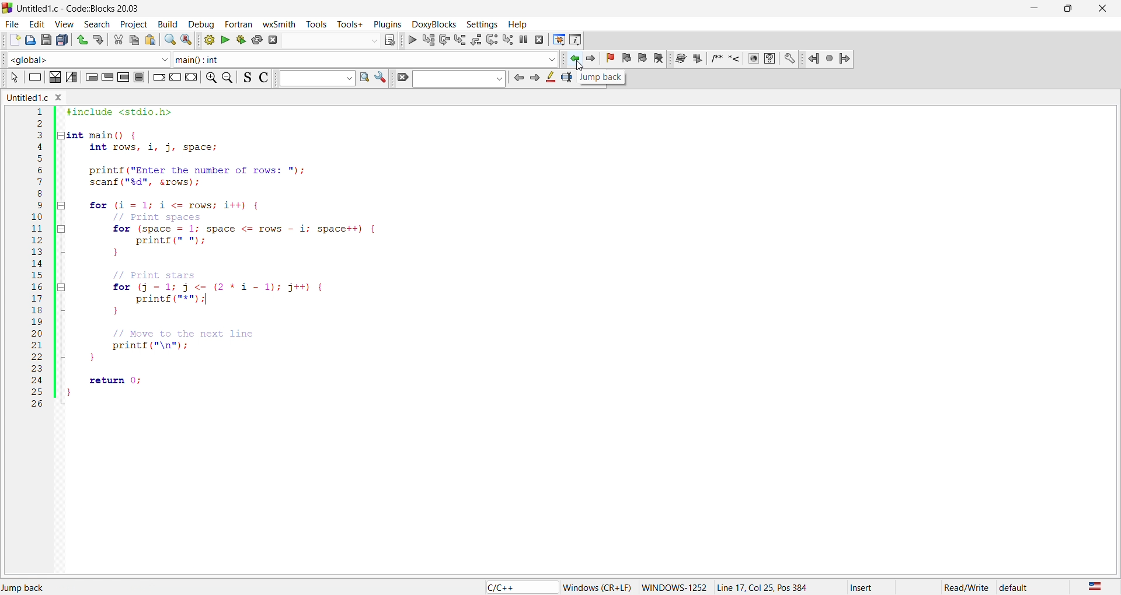  I want to click on replace, so click(186, 40).